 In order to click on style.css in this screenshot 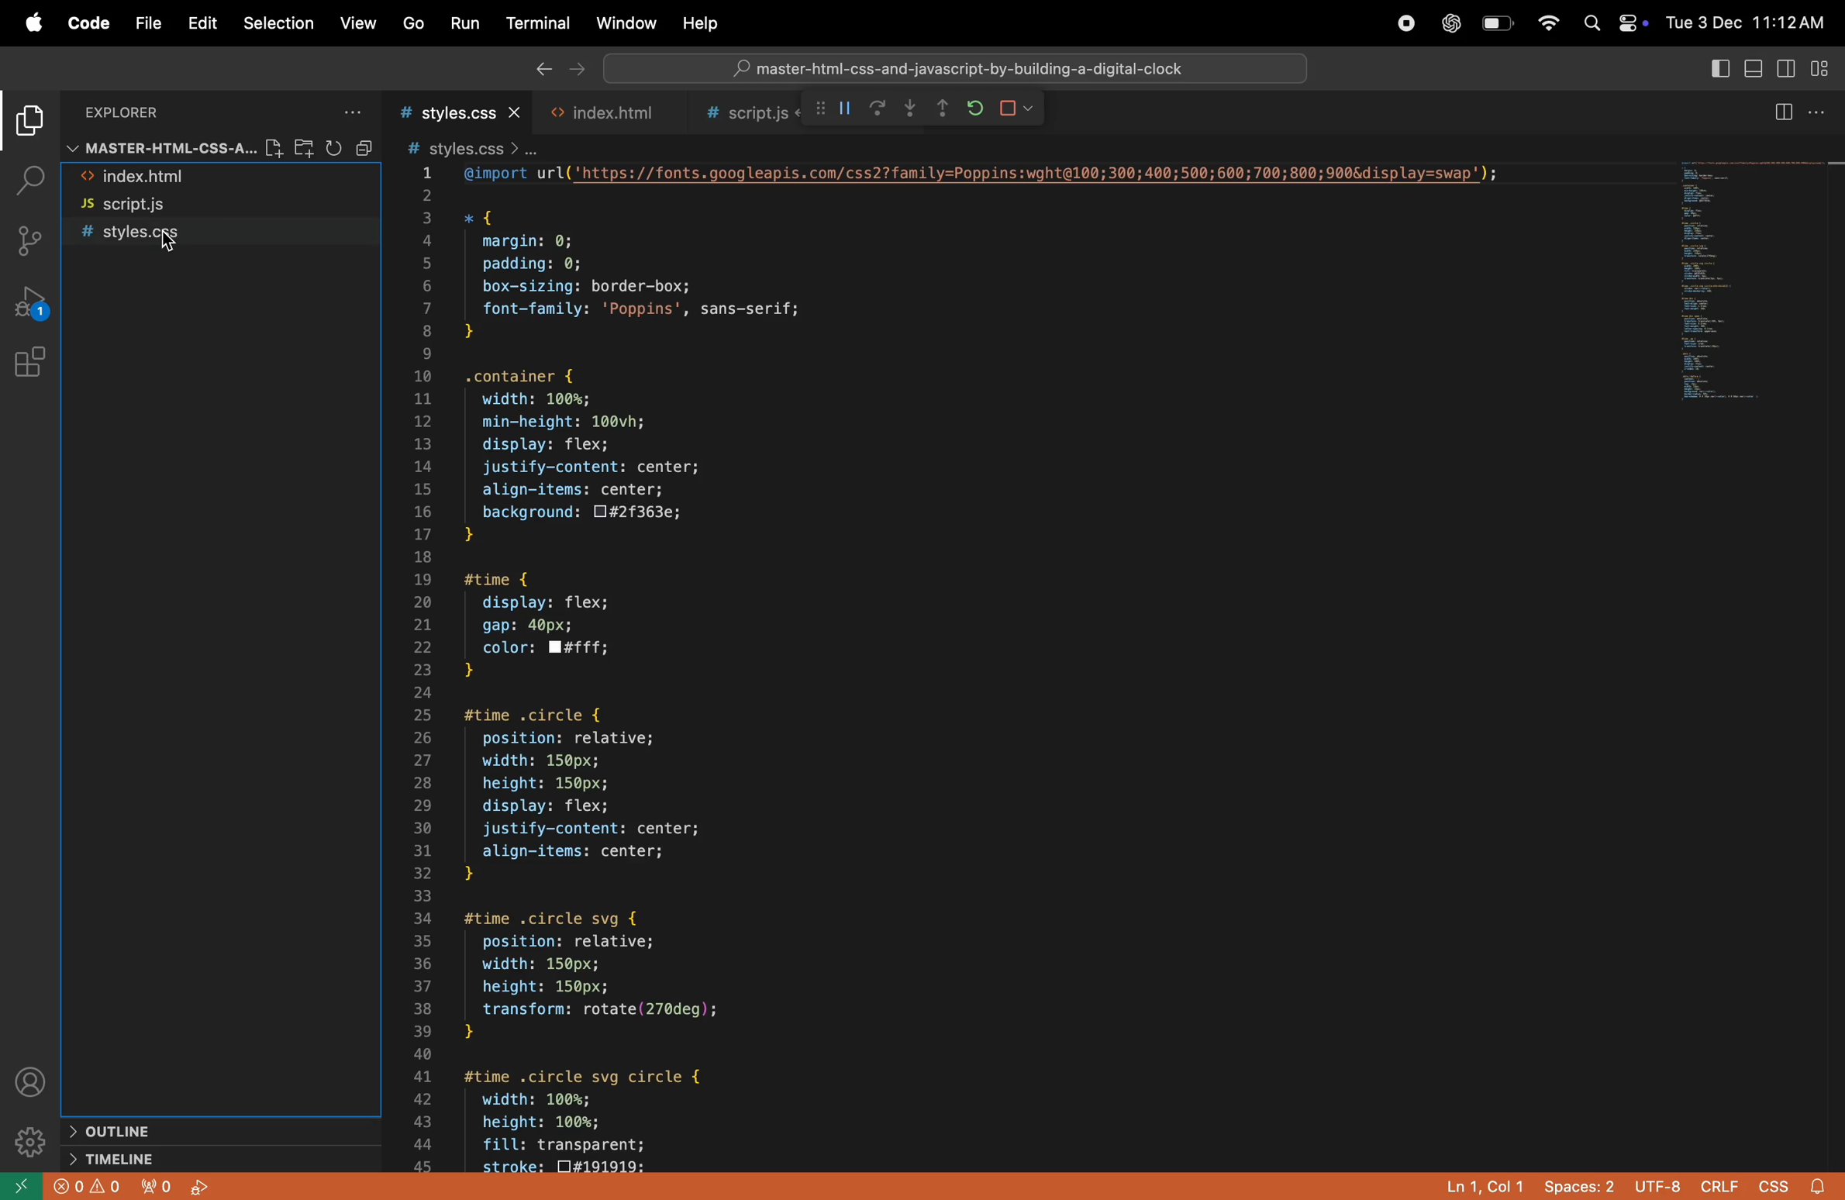, I will do `click(460, 113)`.